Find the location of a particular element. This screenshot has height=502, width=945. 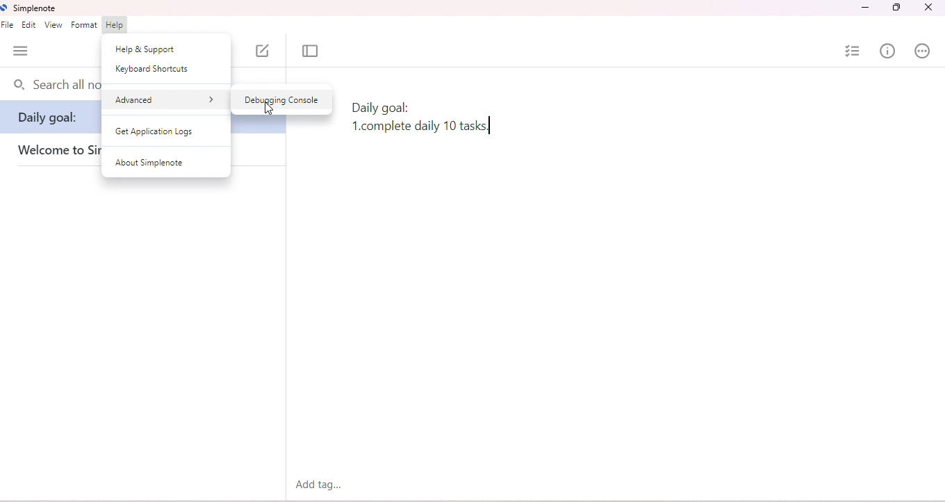

close is located at coordinates (929, 8).